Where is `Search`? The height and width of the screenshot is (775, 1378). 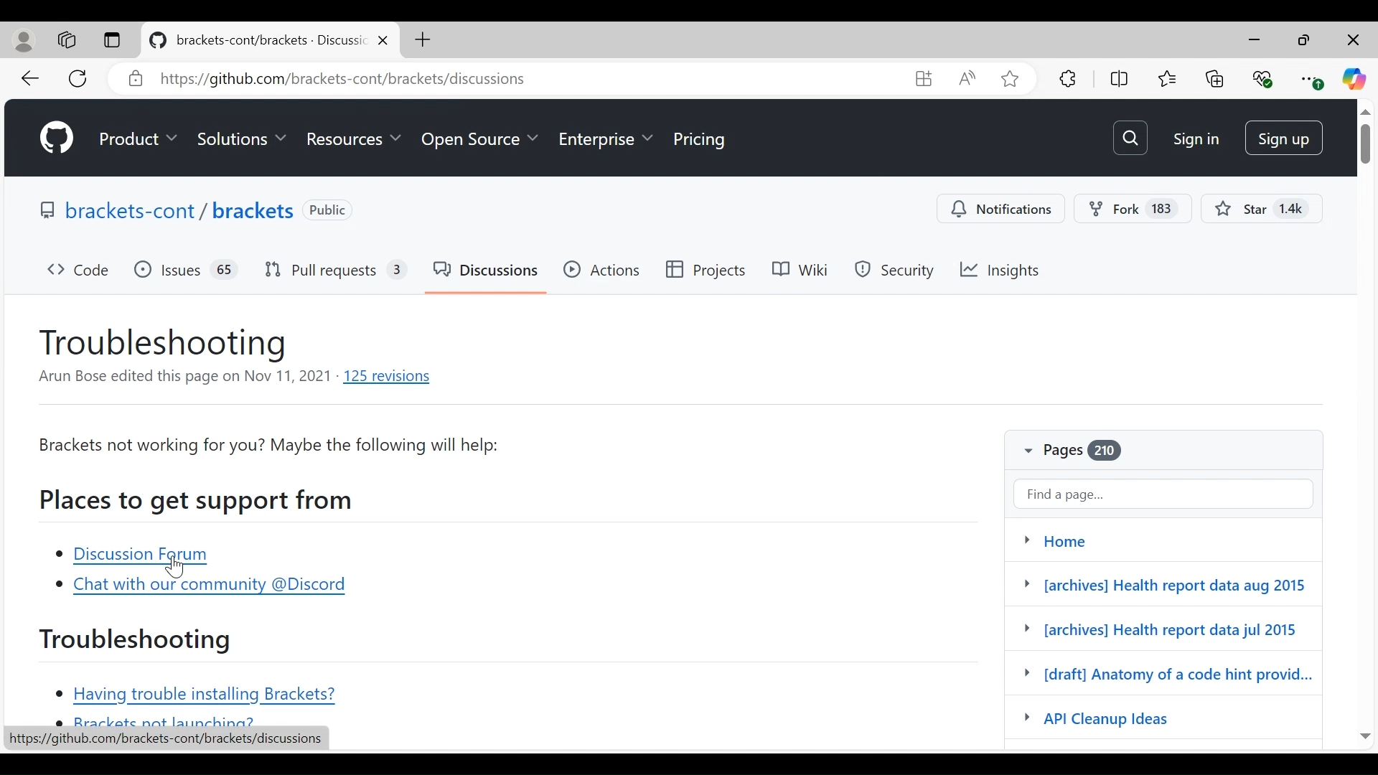 Search is located at coordinates (1130, 137).